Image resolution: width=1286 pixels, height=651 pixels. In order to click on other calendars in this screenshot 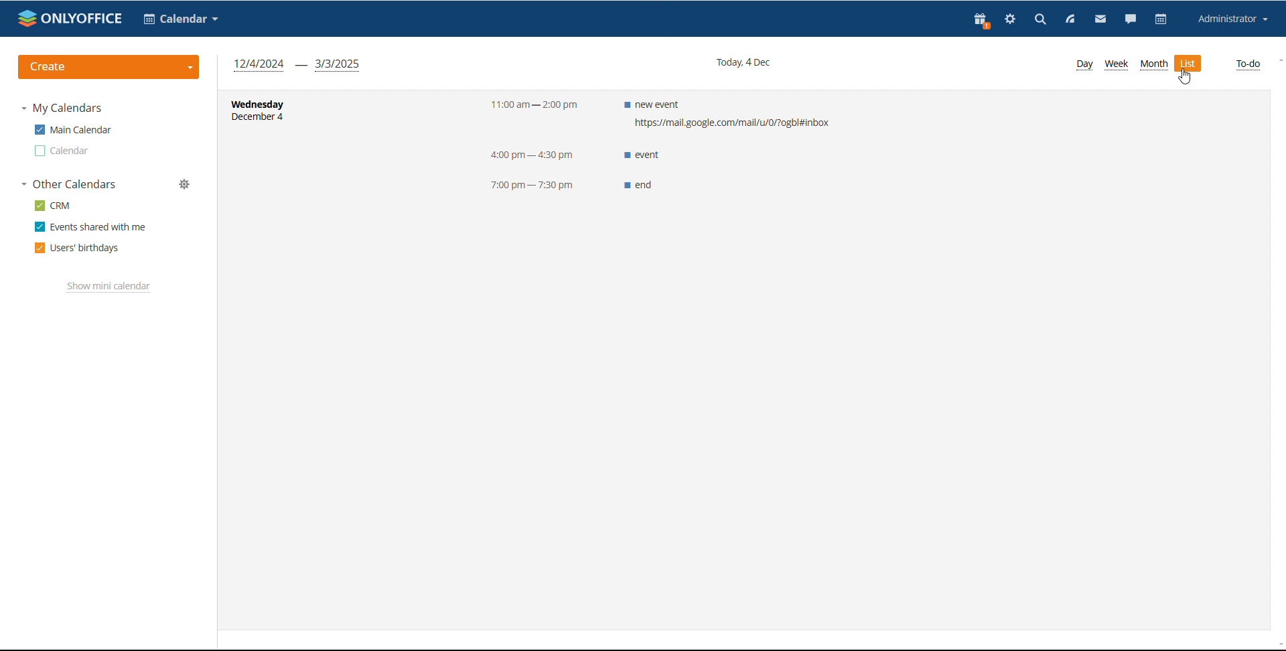, I will do `click(69, 184)`.